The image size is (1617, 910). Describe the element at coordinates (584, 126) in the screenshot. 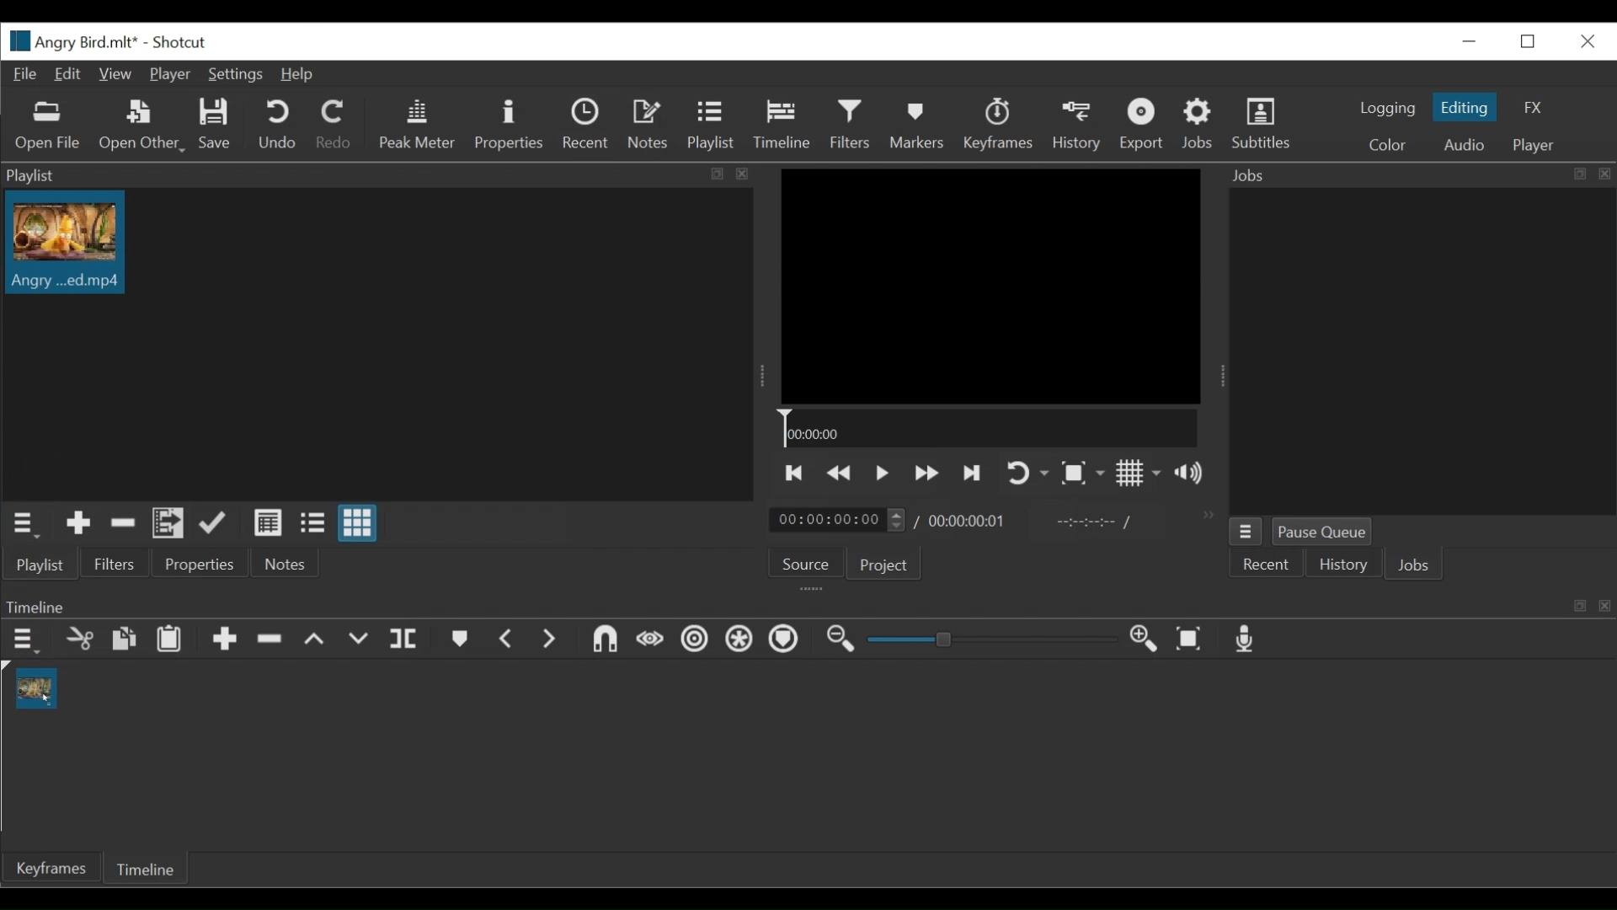

I see `Recent` at that location.